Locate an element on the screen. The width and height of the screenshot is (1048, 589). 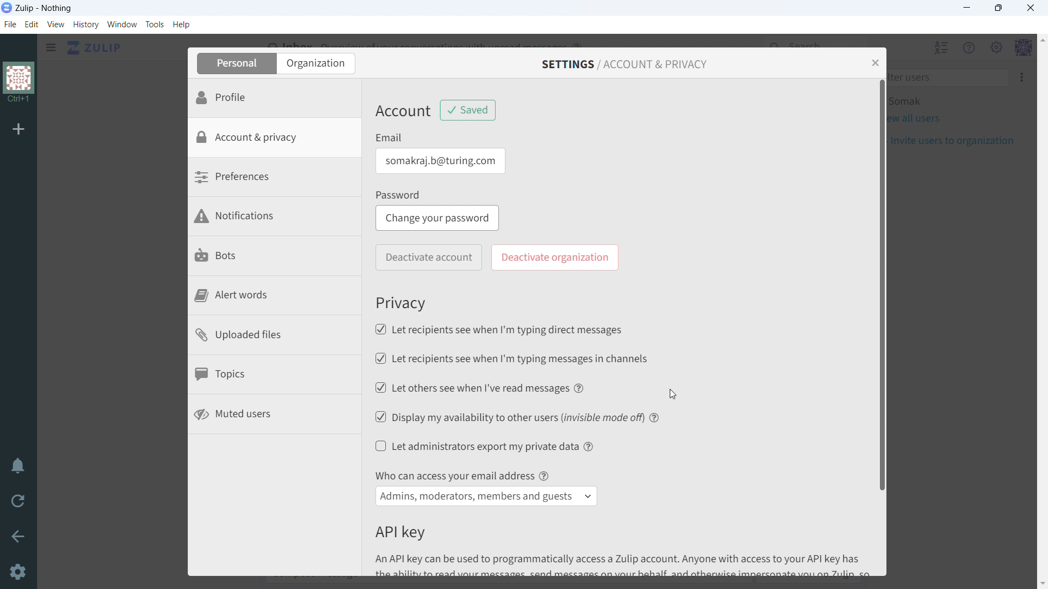
let others see when i've read messages is located at coordinates (471, 387).